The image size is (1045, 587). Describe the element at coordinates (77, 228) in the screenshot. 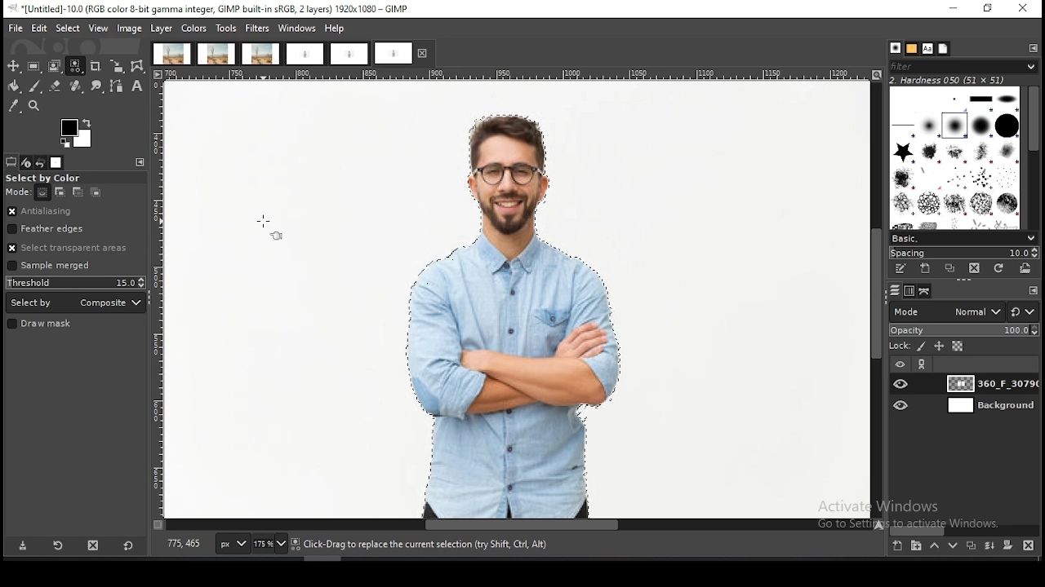

I see `feather edges` at that location.